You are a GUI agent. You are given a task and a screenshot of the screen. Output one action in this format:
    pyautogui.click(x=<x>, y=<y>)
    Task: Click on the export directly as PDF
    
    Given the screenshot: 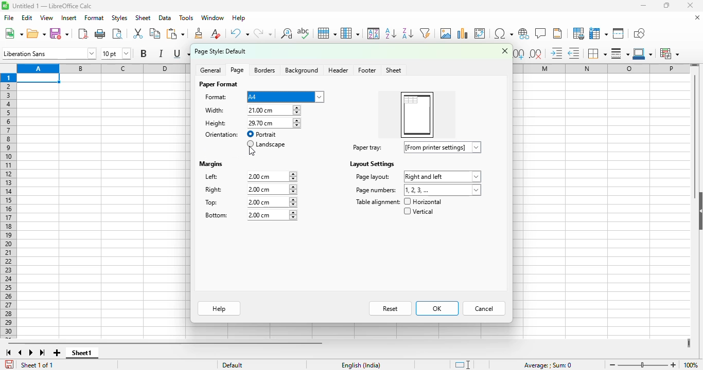 What is the action you would take?
    pyautogui.click(x=83, y=33)
    